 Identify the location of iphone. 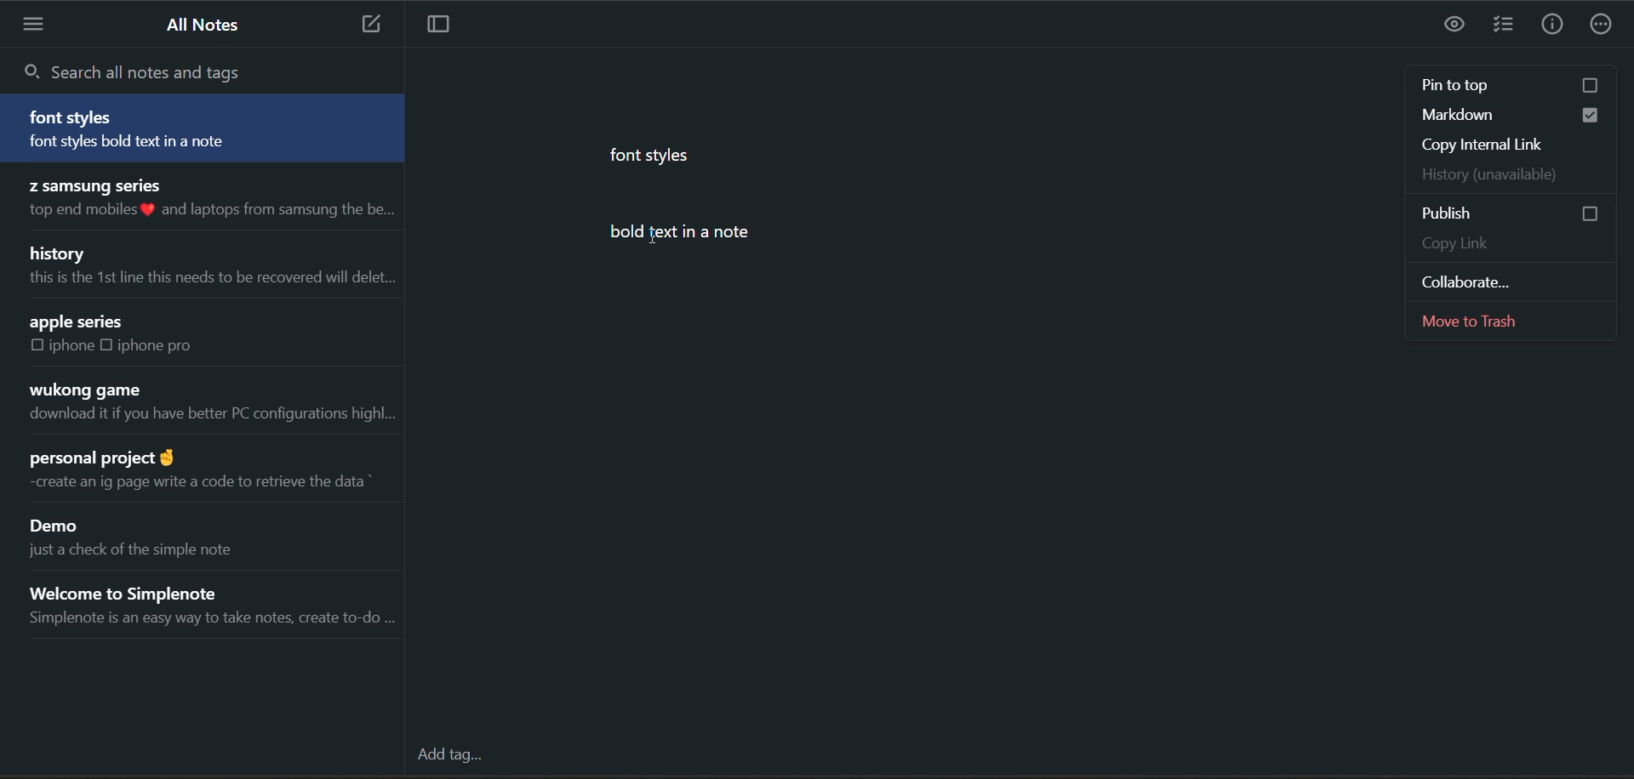
(73, 346).